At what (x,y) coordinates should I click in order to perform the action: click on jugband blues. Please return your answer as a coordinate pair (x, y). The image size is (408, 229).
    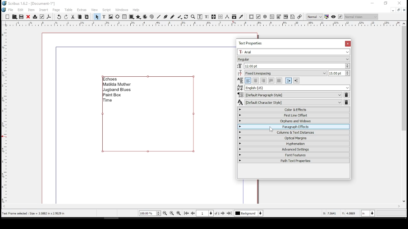
    Looking at the image, I should click on (118, 90).